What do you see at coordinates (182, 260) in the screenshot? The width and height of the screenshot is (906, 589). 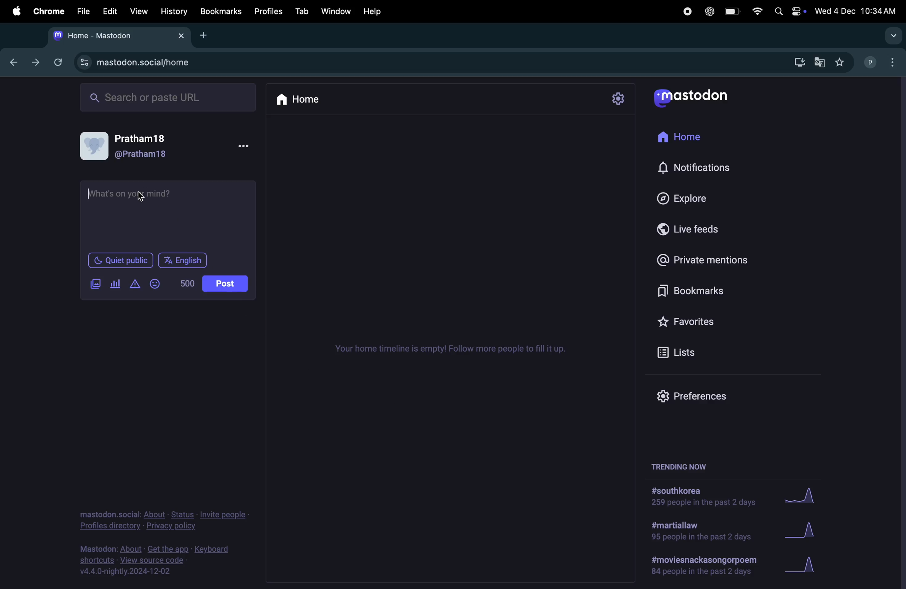 I see `English` at bounding box center [182, 260].